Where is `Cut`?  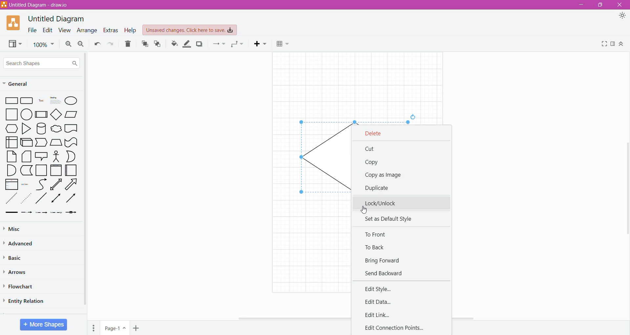
Cut is located at coordinates (370, 149).